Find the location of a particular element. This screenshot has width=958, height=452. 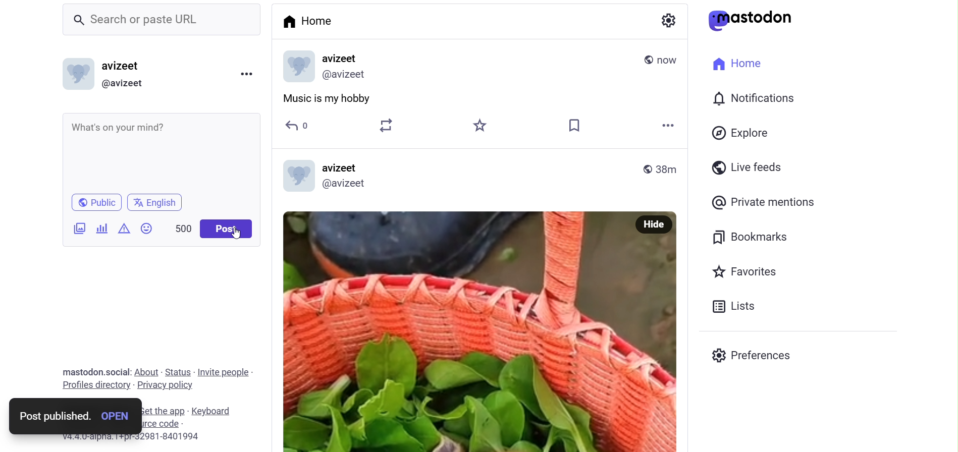

Lists is located at coordinates (736, 306).